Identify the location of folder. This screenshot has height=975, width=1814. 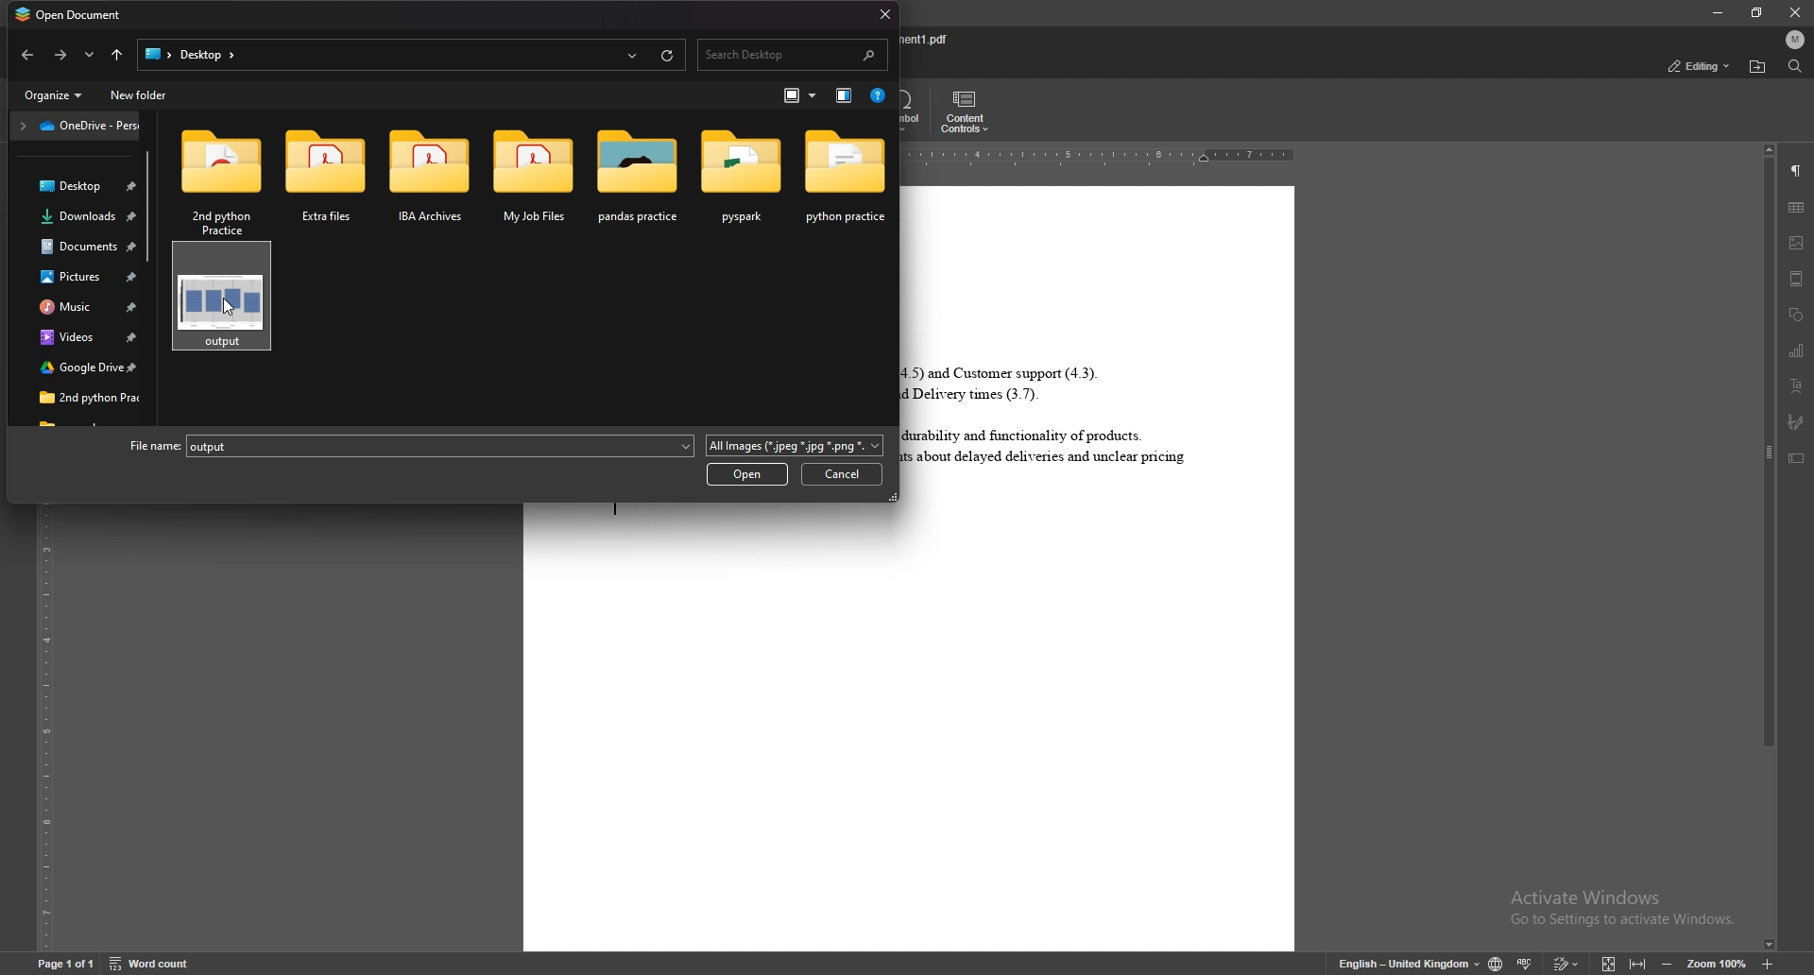
(76, 250).